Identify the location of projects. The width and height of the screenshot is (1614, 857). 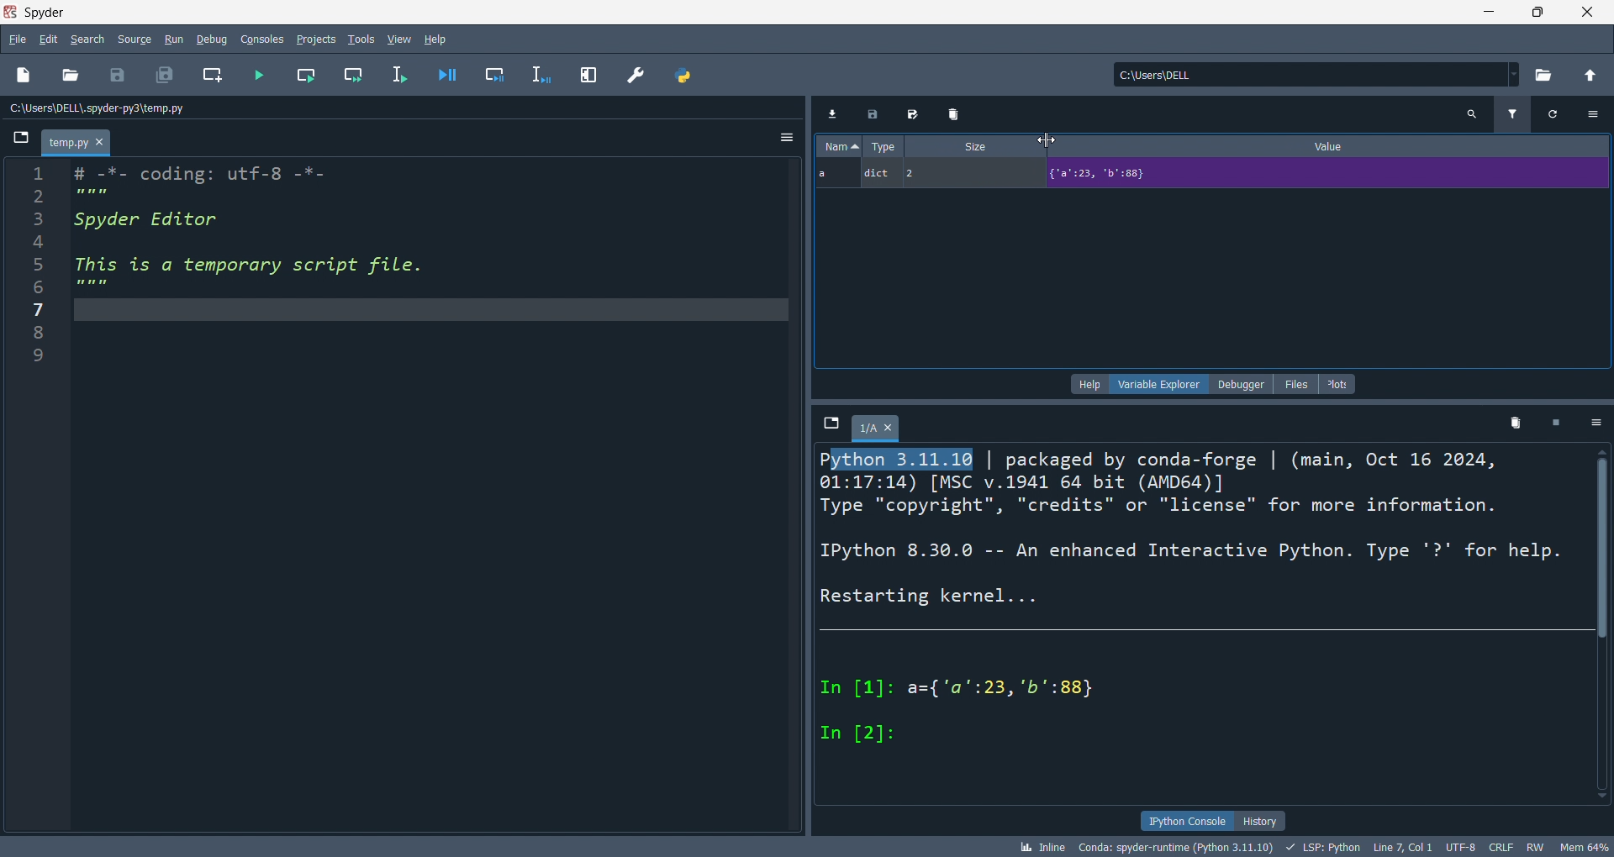
(311, 38).